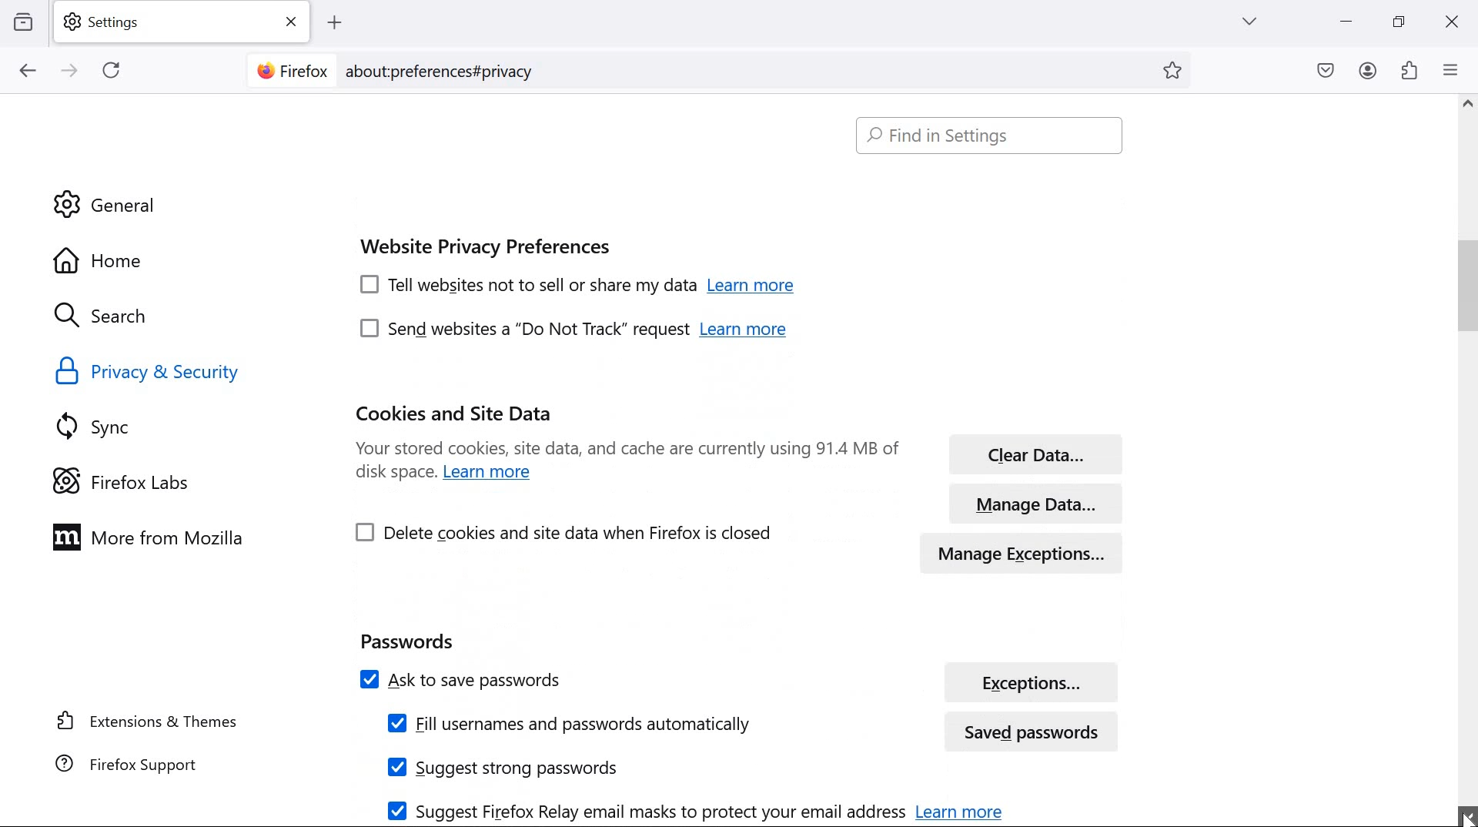  What do you see at coordinates (565, 529) in the screenshot?
I see ` Delete cookies and site data when Firefox is closed` at bounding box center [565, 529].